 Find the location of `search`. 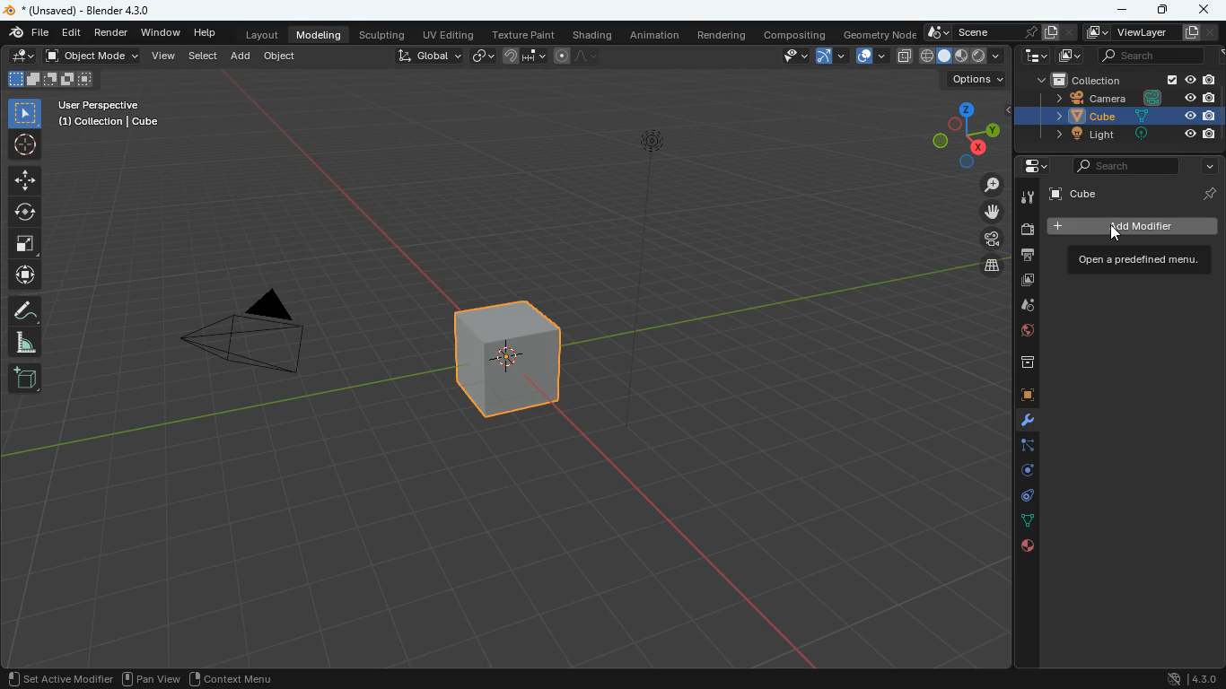

search is located at coordinates (1143, 56).